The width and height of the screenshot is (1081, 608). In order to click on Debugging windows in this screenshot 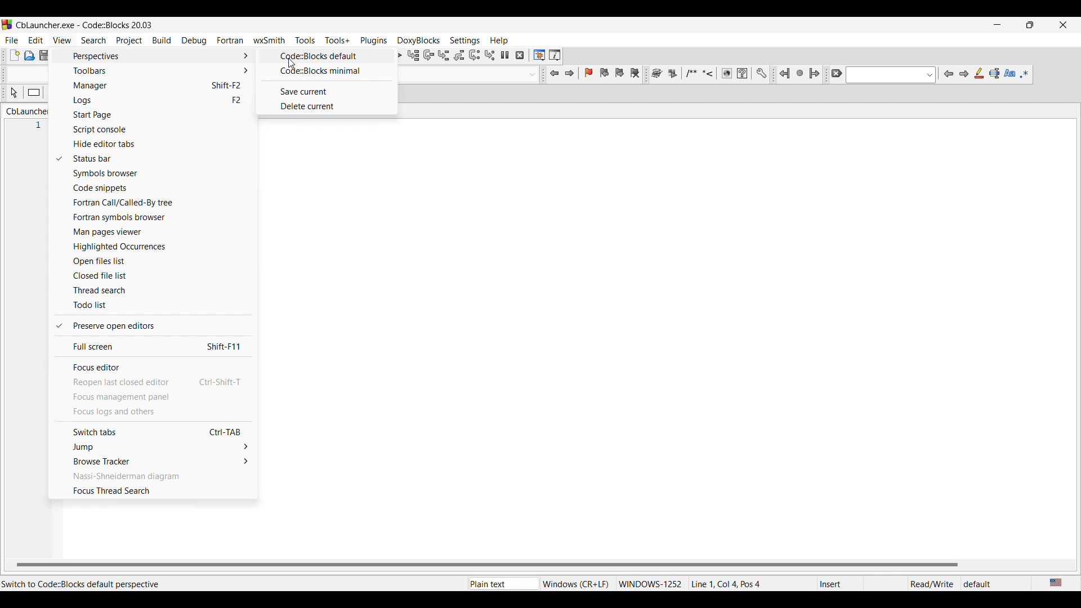, I will do `click(539, 55)`.